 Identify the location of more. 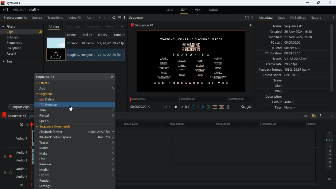
(125, 17).